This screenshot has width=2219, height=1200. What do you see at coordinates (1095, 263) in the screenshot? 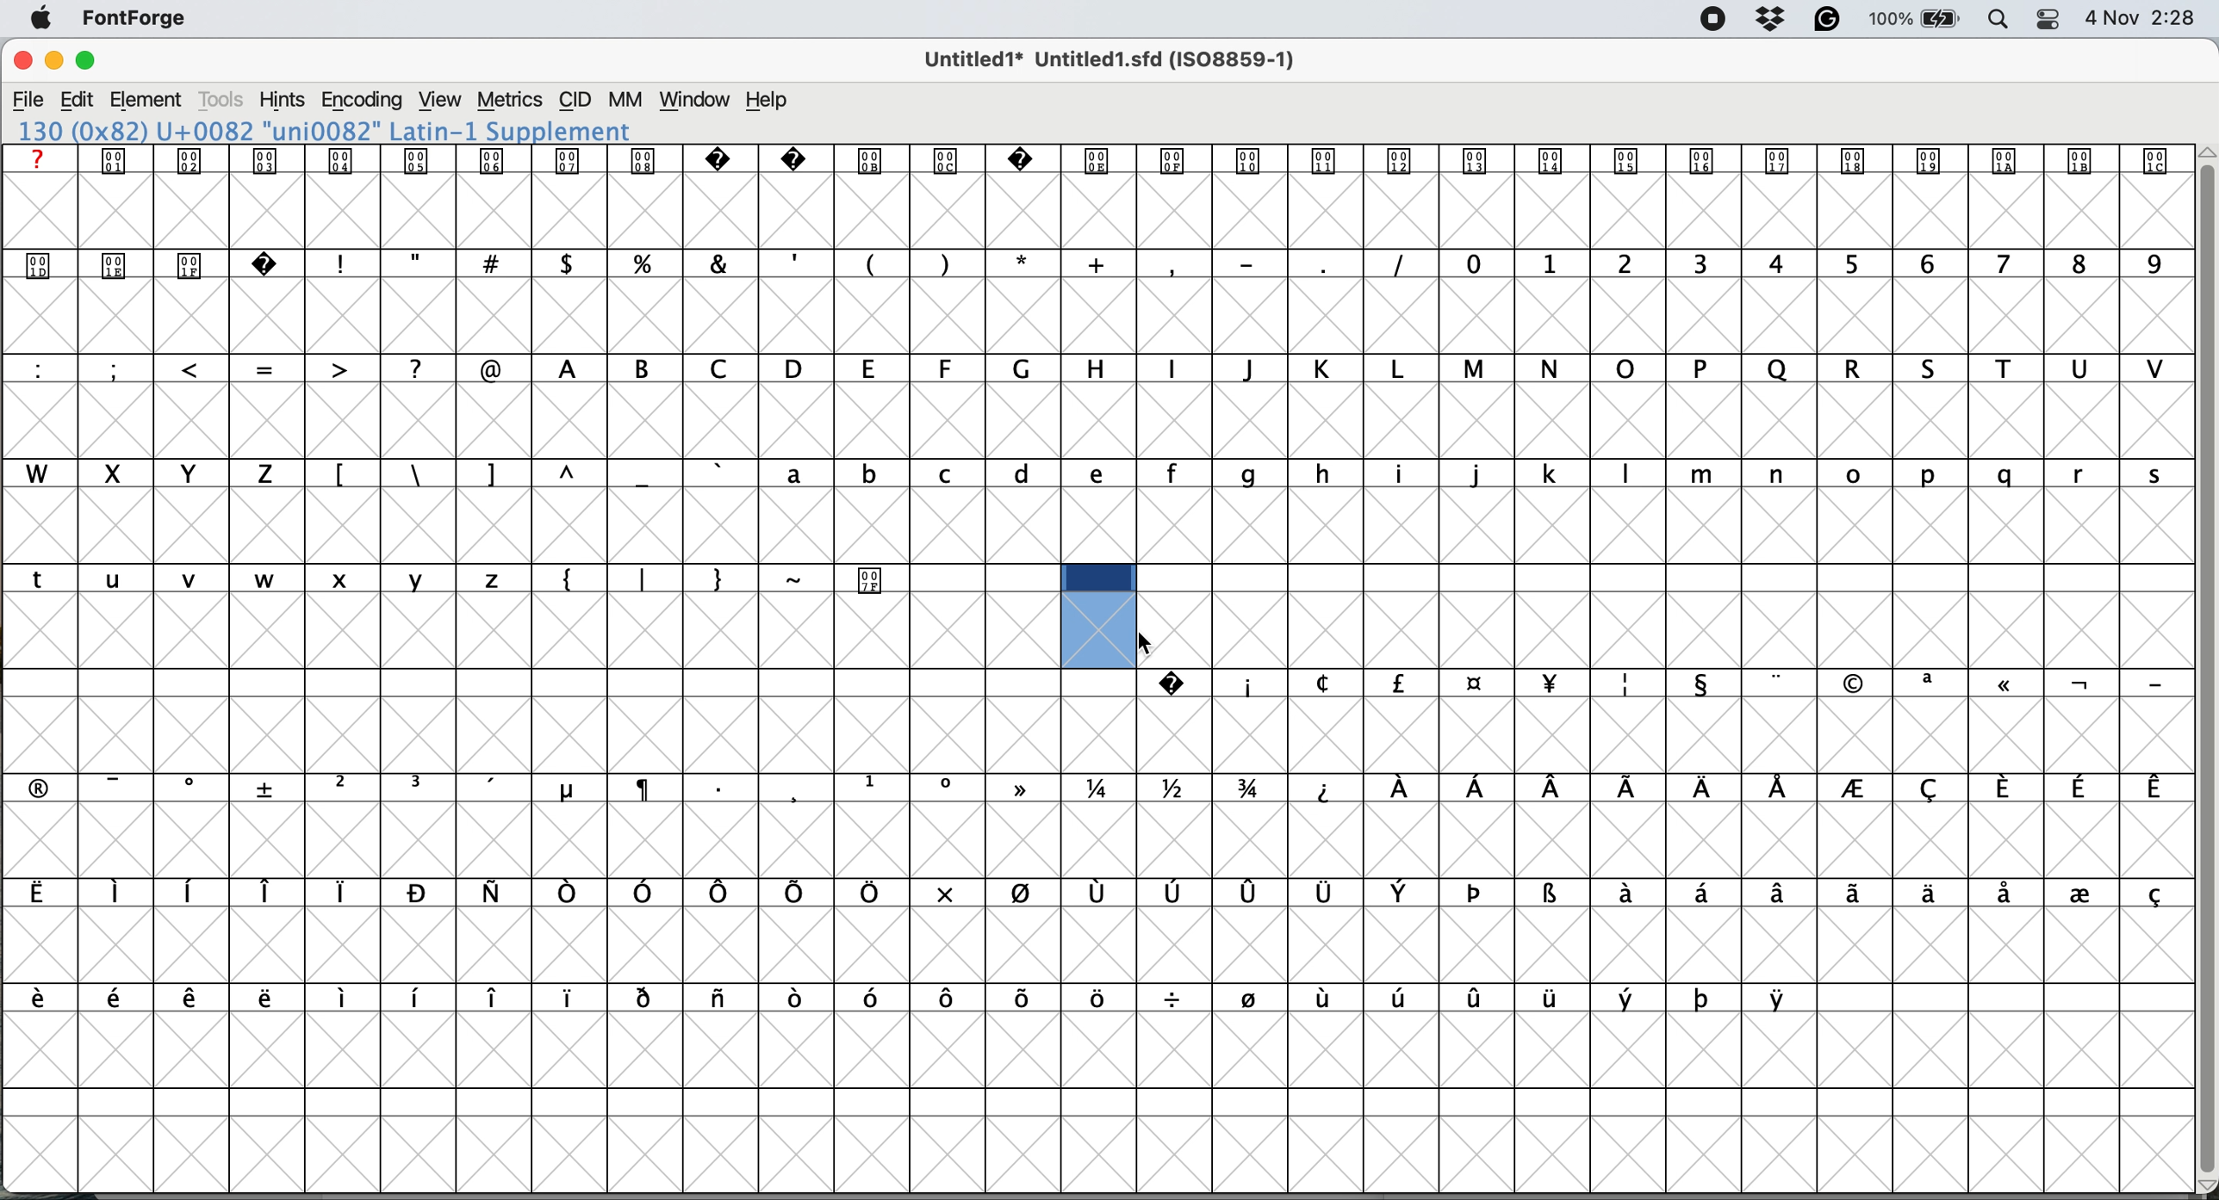
I see `special characters` at bounding box center [1095, 263].